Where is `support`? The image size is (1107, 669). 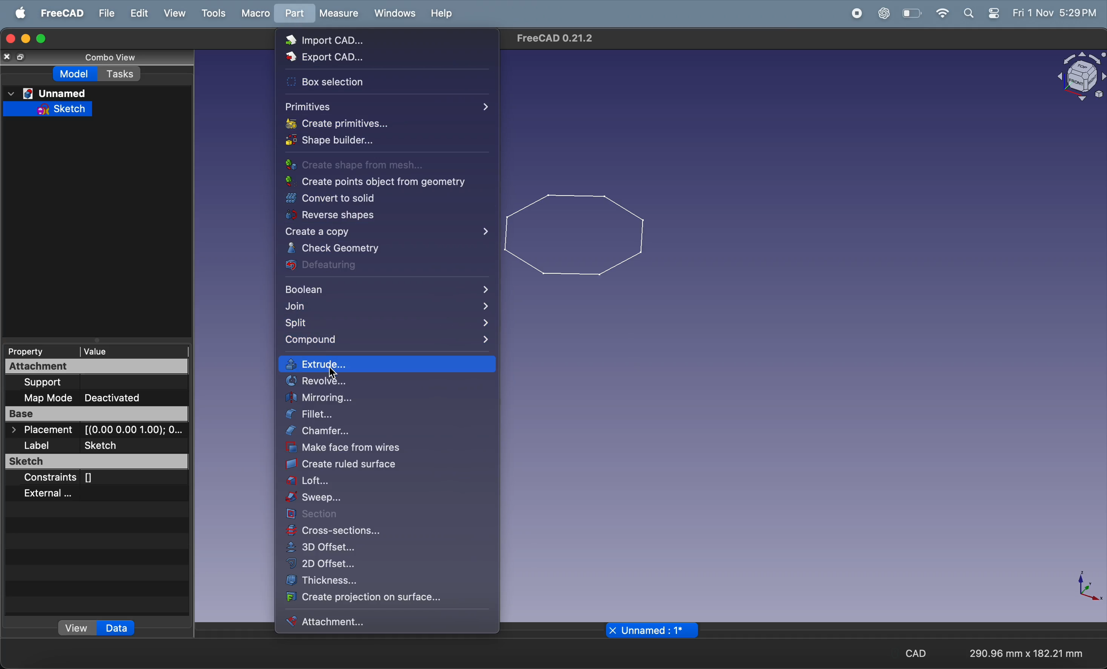 support is located at coordinates (66, 383).